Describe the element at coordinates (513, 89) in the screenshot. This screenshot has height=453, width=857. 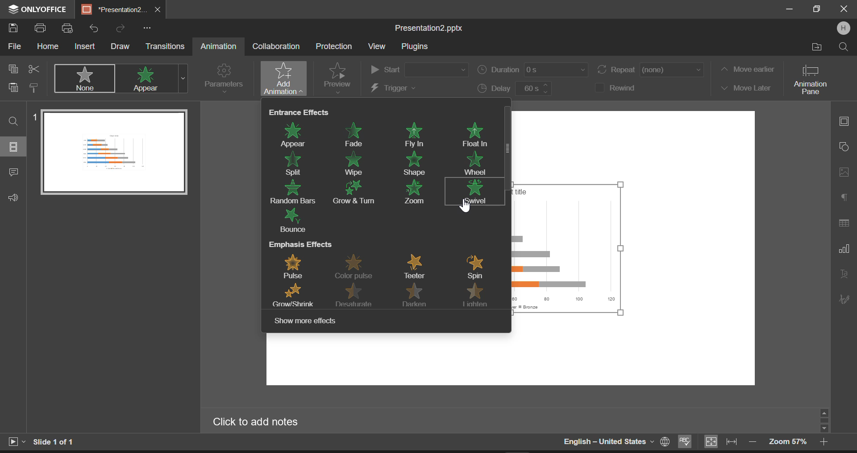
I see `Delay` at that location.